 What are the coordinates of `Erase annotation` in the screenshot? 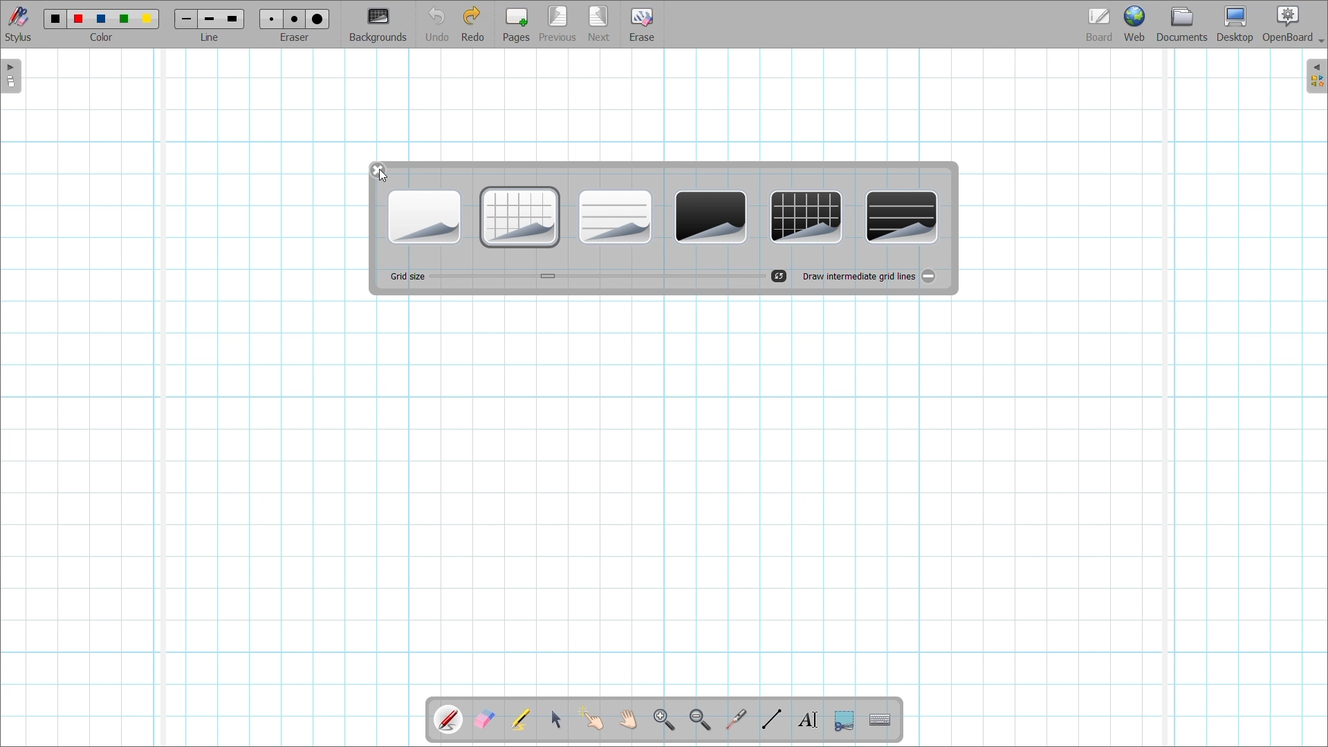 It's located at (483, 719).